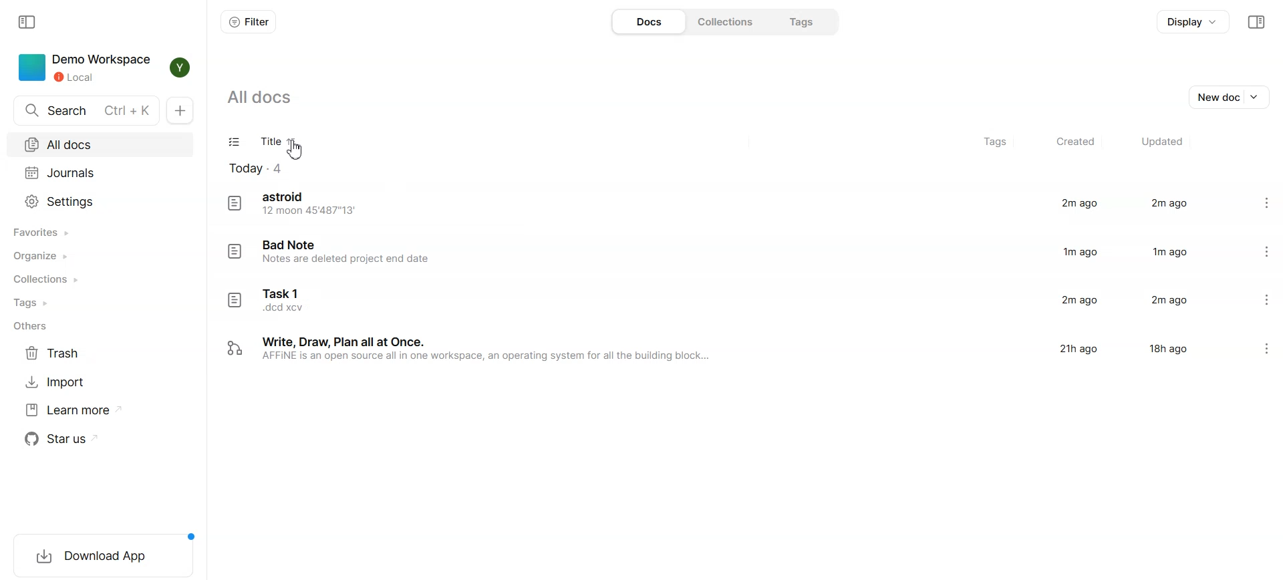  Describe the element at coordinates (57, 325) in the screenshot. I see `Others` at that location.